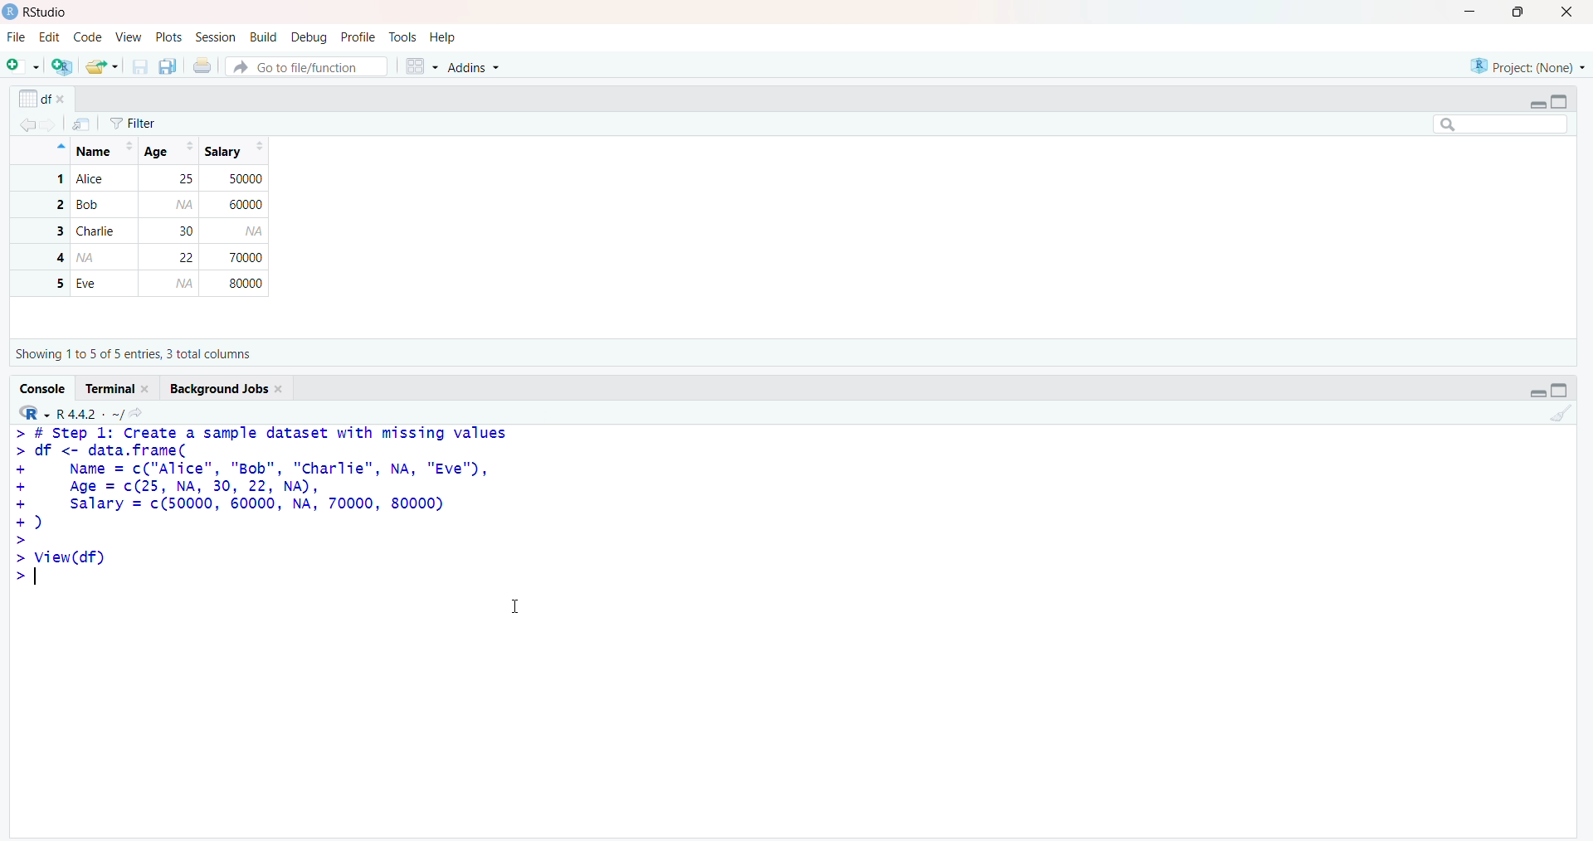 The width and height of the screenshot is (1593, 841). I want to click on Posts, so click(168, 36).